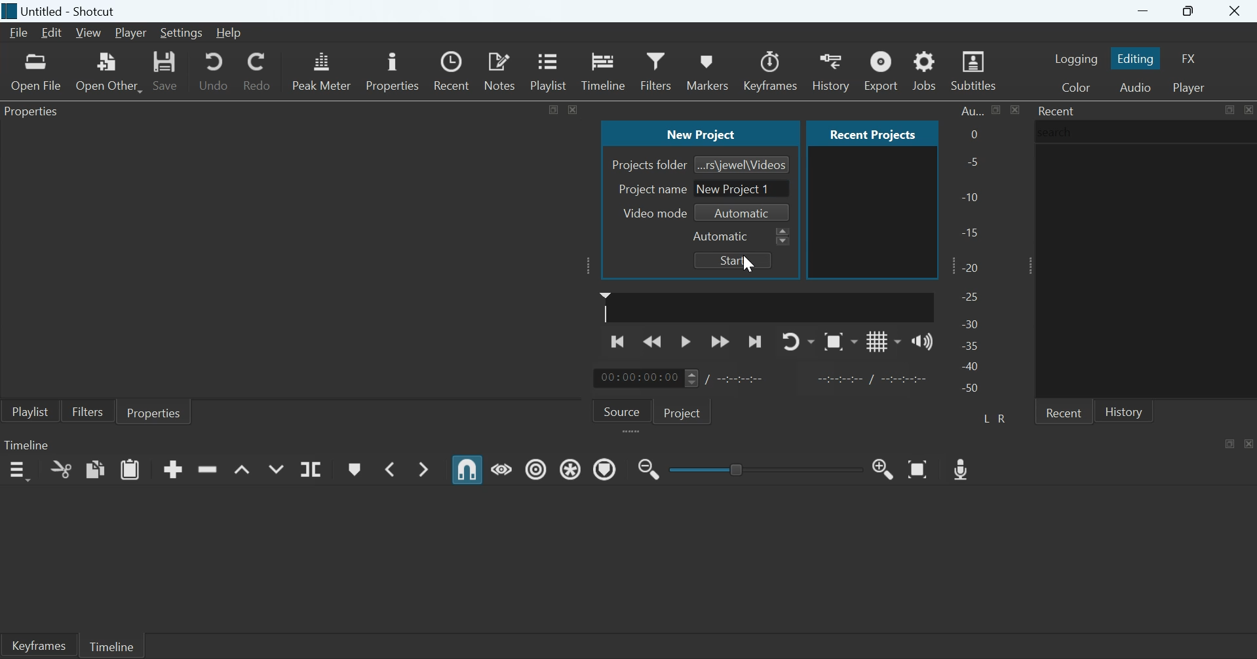 Image resolution: width=1257 pixels, height=659 pixels. I want to click on Maximize, so click(1229, 110).